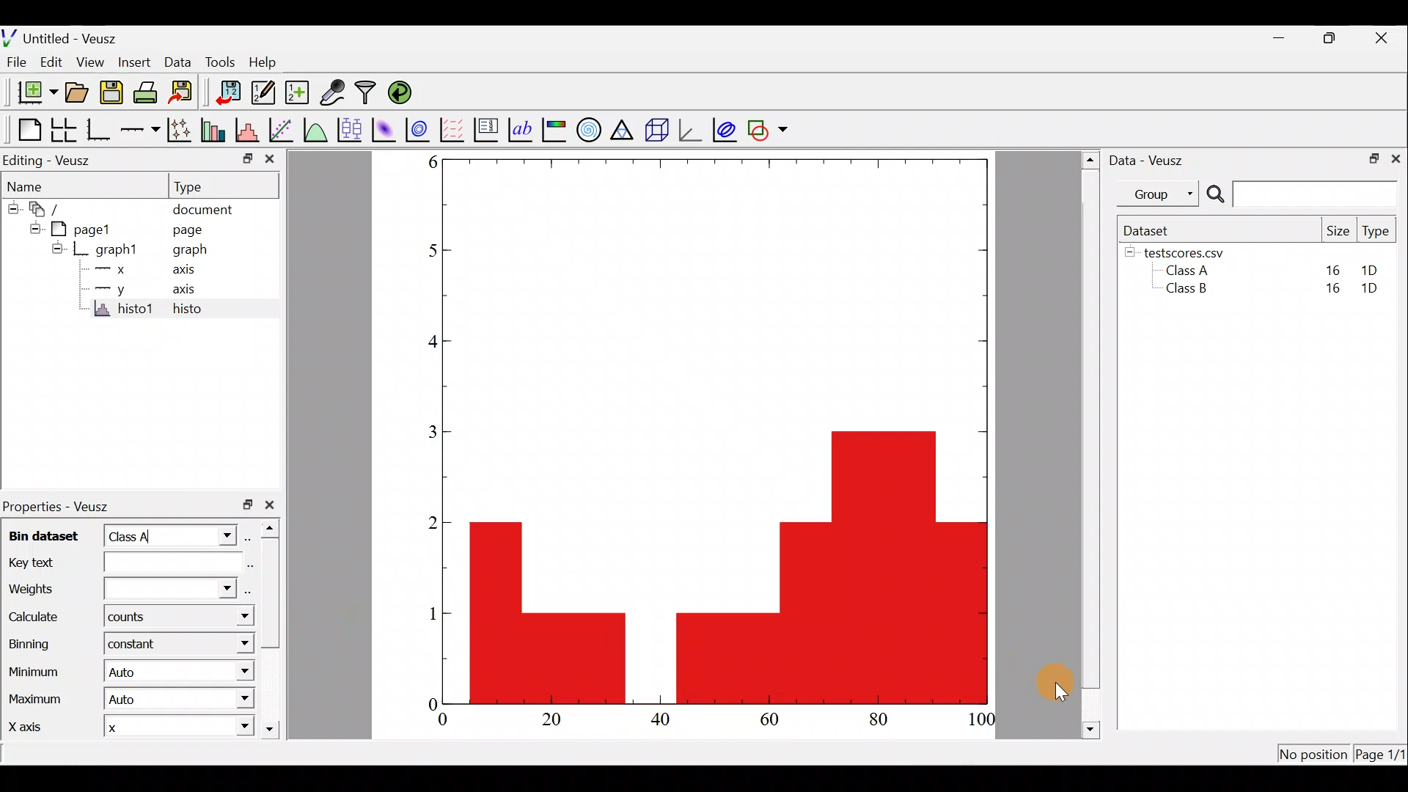 Image resolution: width=1408 pixels, height=792 pixels. Describe the element at coordinates (232, 620) in the screenshot. I see `Calculate` at that location.